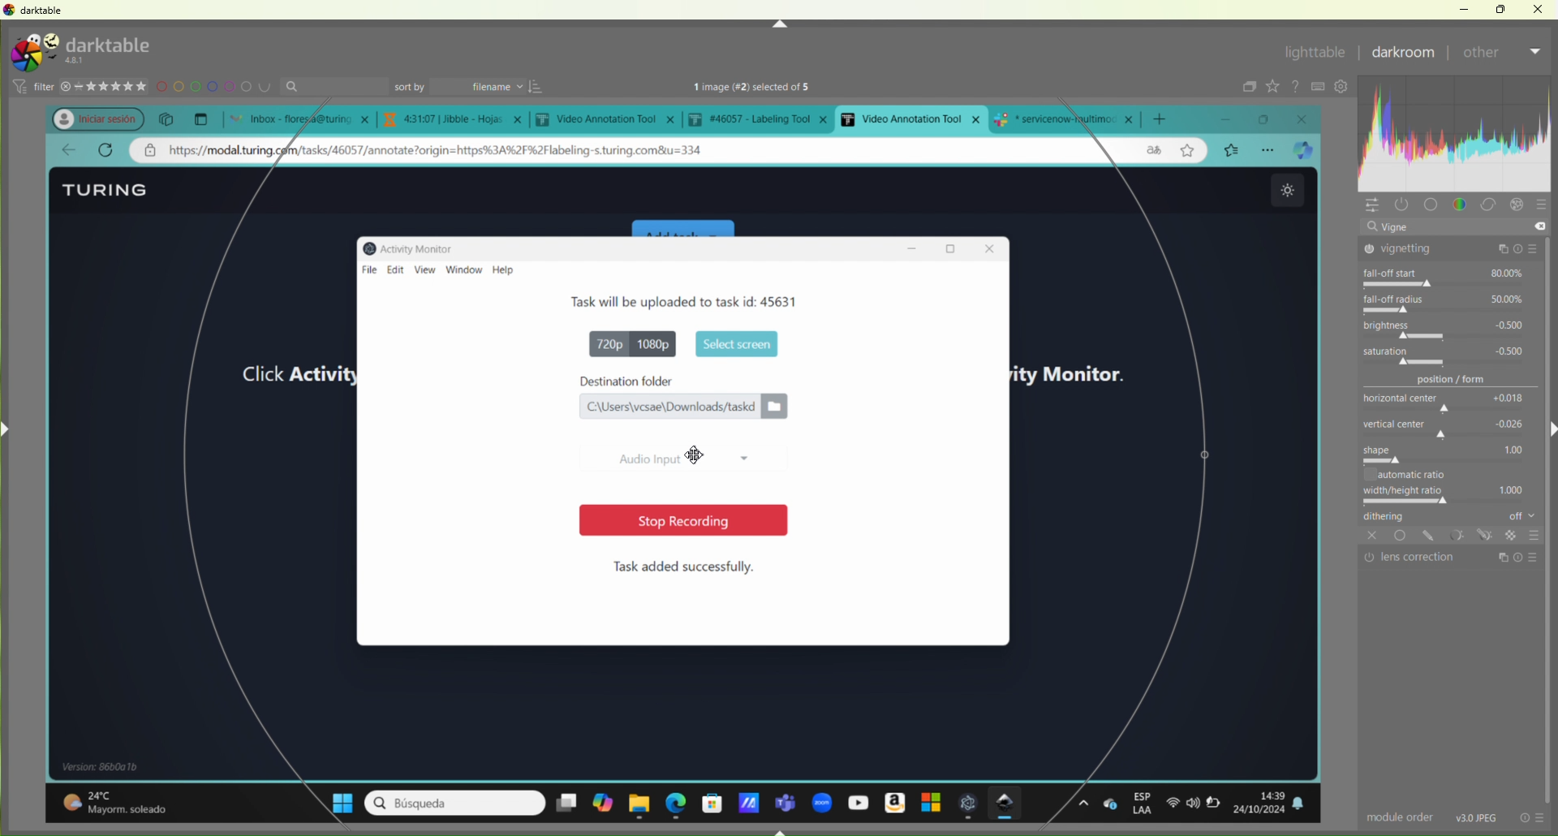 Image resolution: width=1558 pixels, height=836 pixels. Describe the element at coordinates (295, 118) in the screenshot. I see `open tabs` at that location.